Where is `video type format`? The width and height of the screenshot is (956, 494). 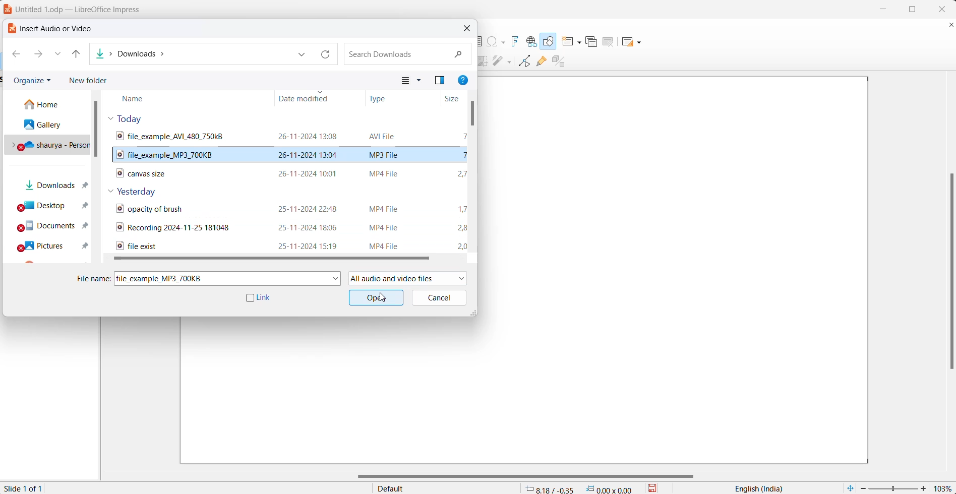 video type format is located at coordinates (387, 227).